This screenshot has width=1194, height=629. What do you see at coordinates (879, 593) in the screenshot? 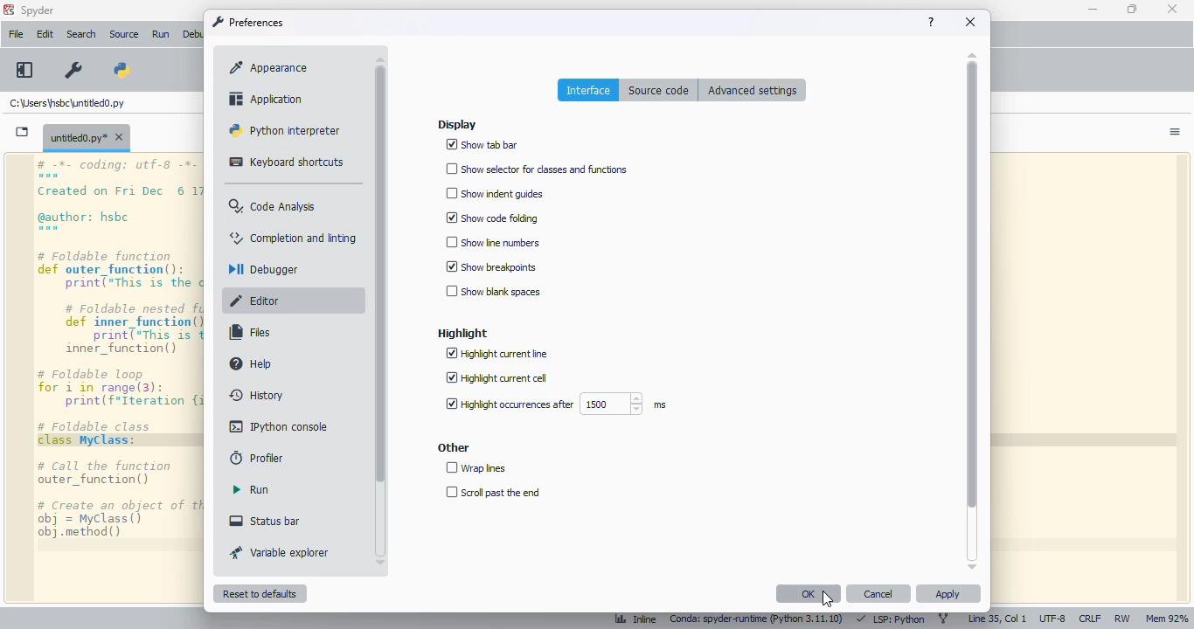
I see `cancel` at bounding box center [879, 593].